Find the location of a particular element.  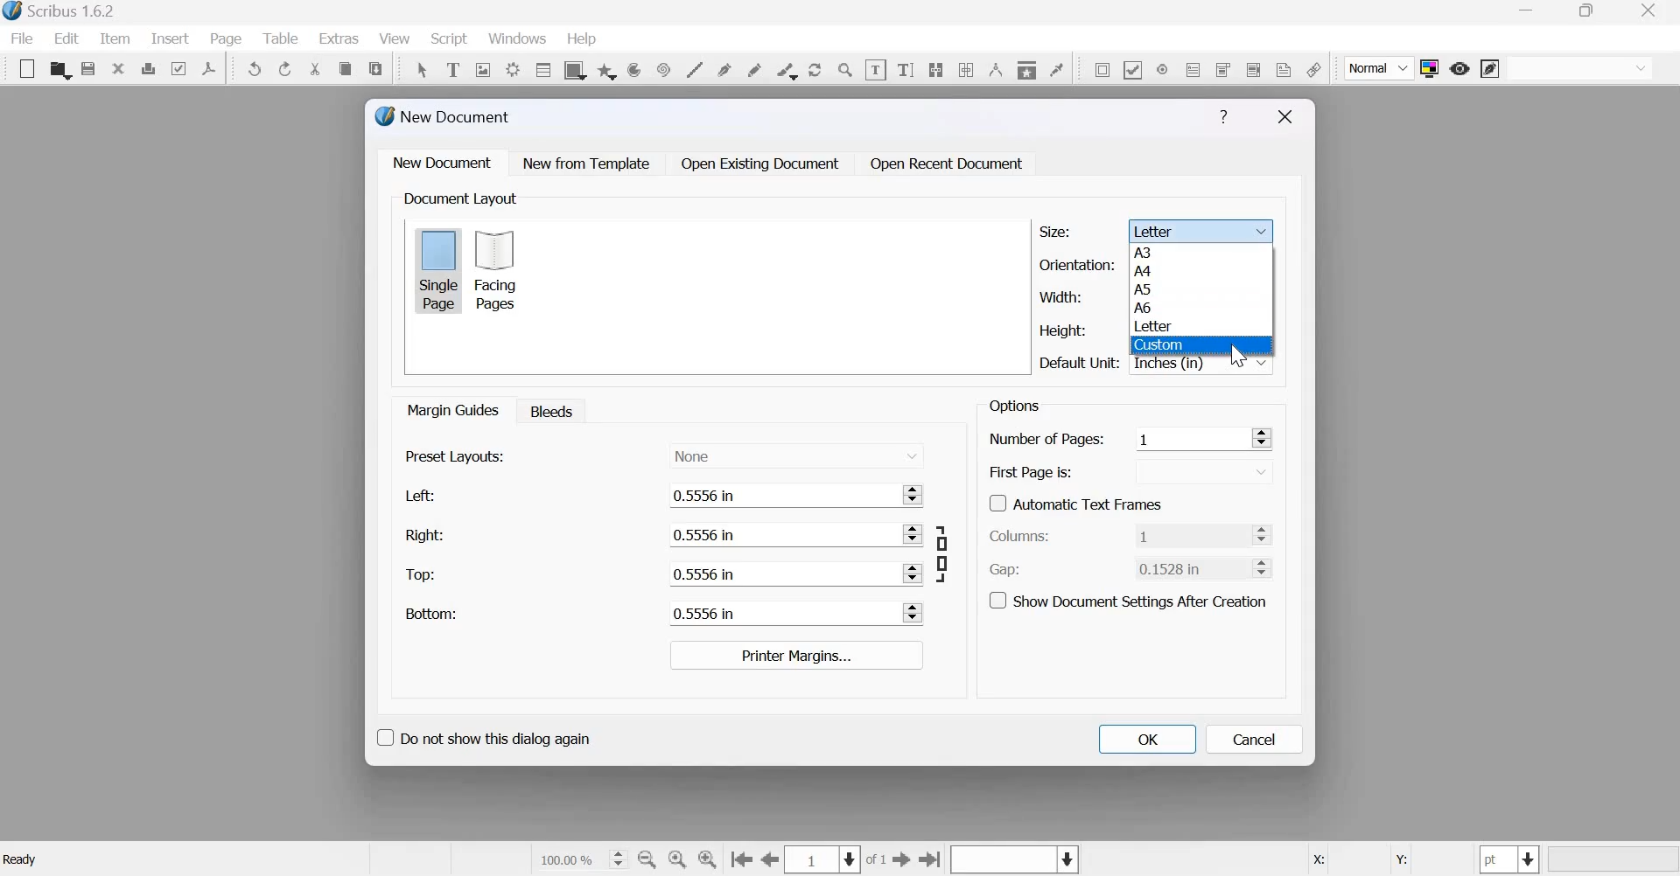

First Page is: is located at coordinates (1032, 470).